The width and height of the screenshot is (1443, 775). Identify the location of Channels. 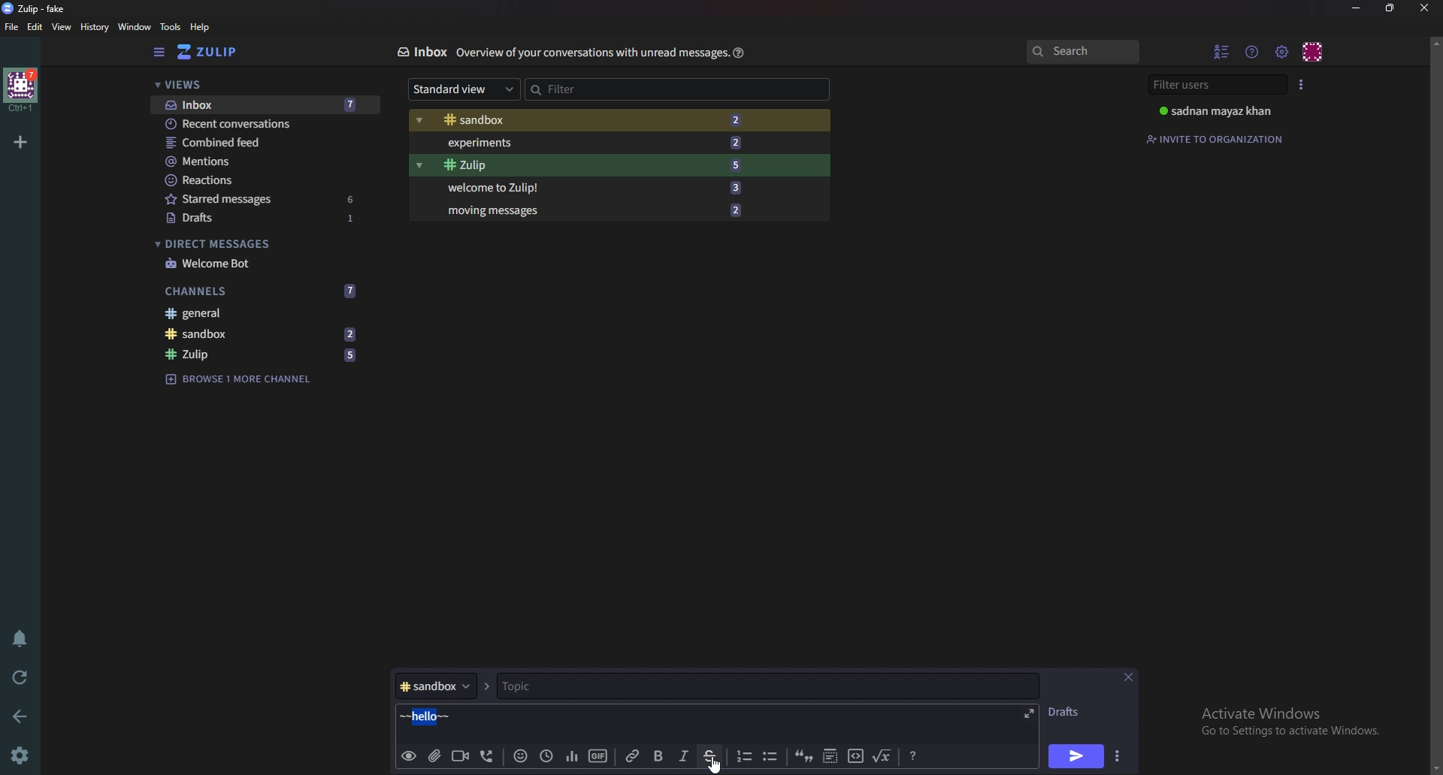
(263, 291).